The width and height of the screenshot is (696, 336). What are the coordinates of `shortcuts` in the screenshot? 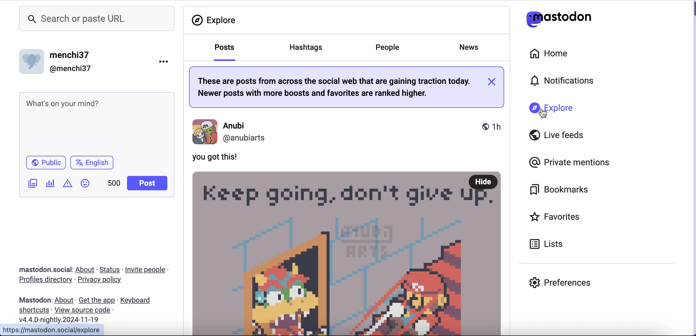 It's located at (33, 311).